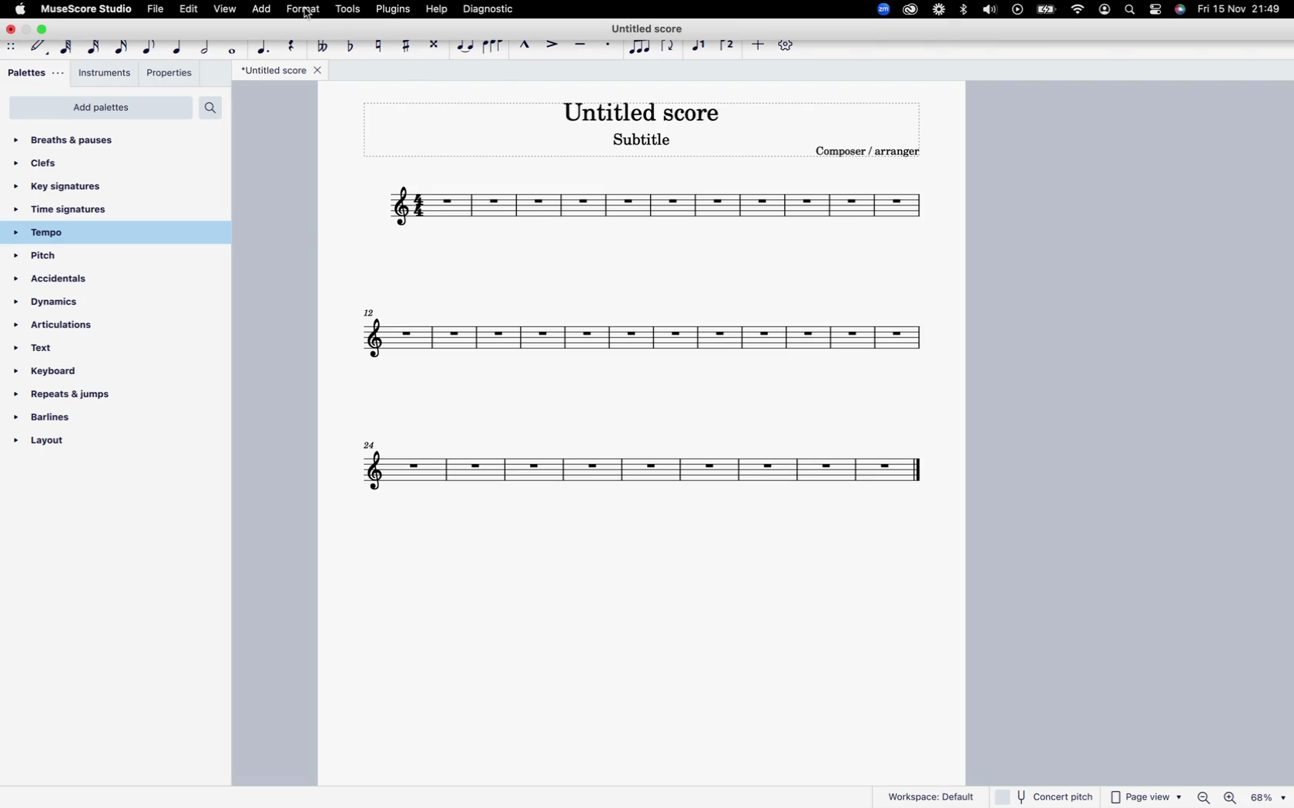 The image size is (1294, 808). What do you see at coordinates (85, 8) in the screenshot?
I see `musescore studio` at bounding box center [85, 8].